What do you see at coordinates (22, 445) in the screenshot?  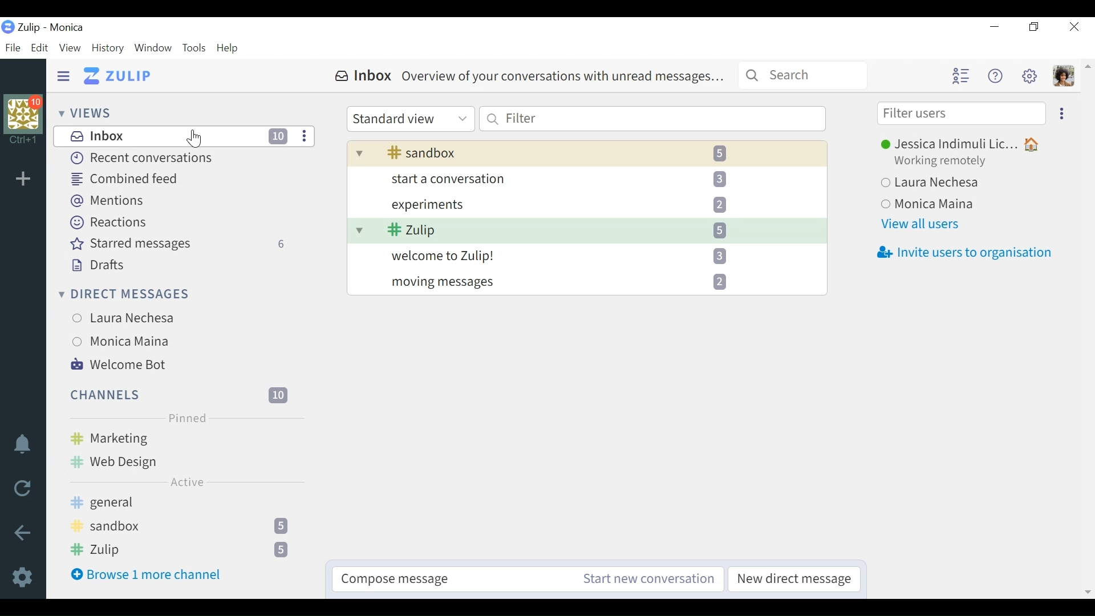 I see `Notifications` at bounding box center [22, 445].